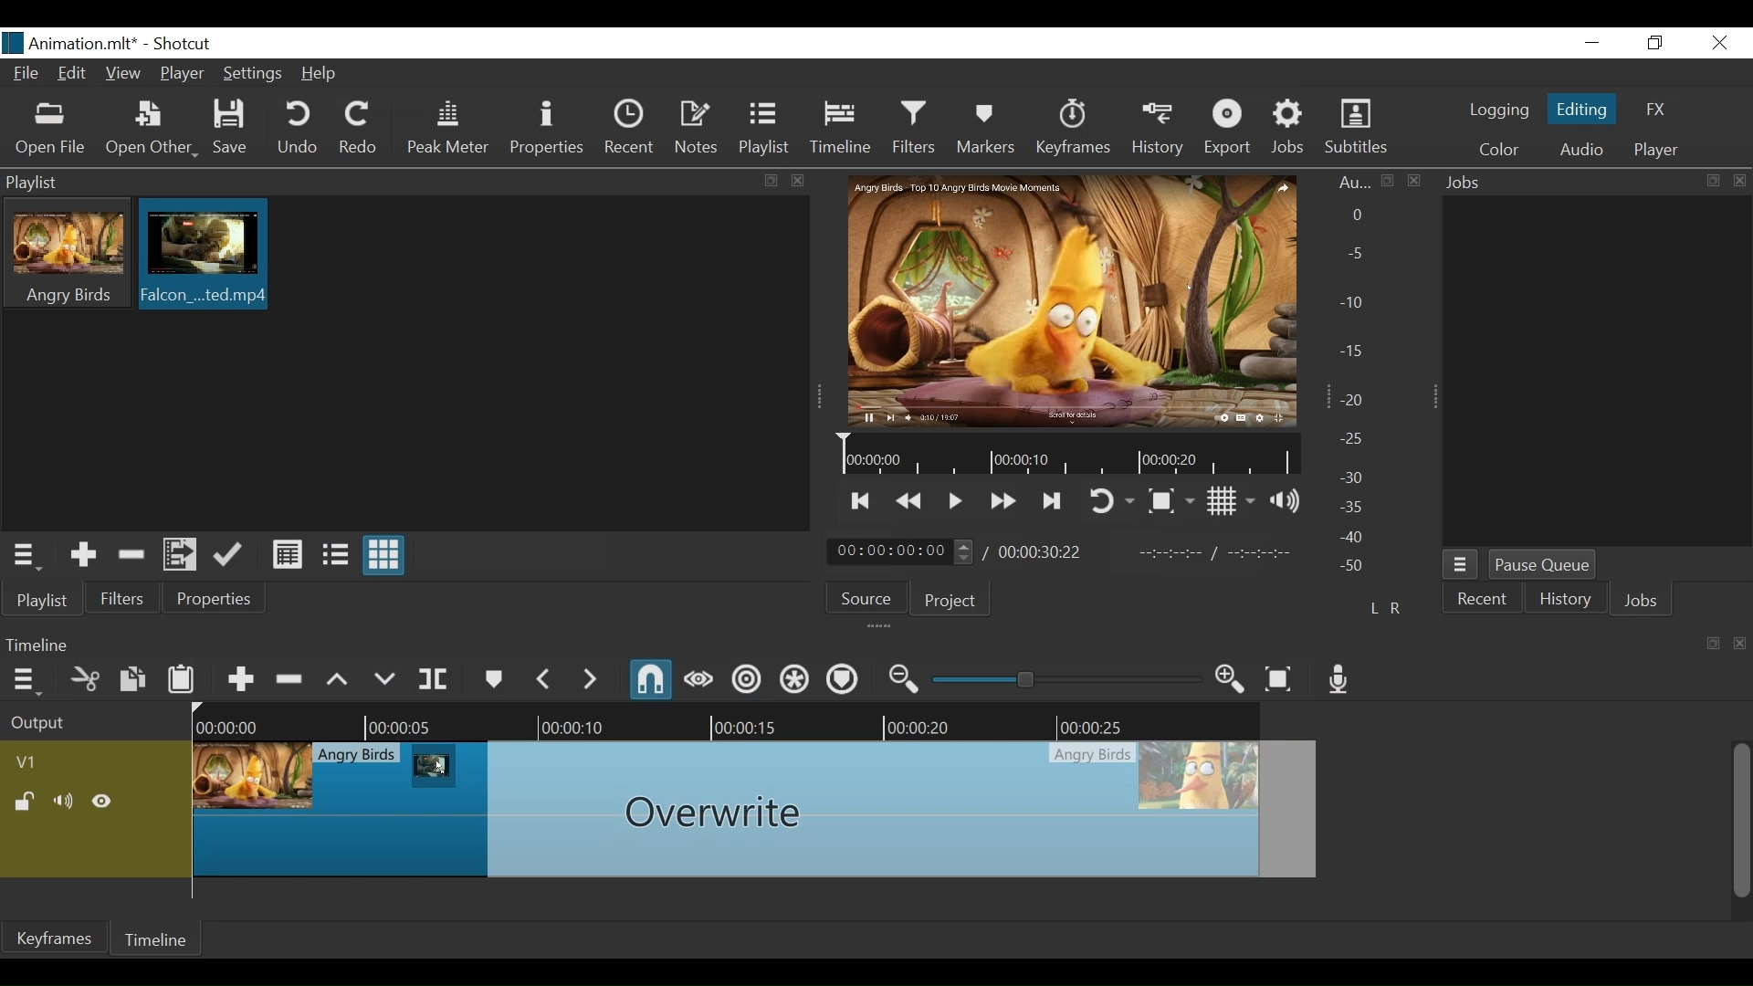  I want to click on Update, so click(231, 555).